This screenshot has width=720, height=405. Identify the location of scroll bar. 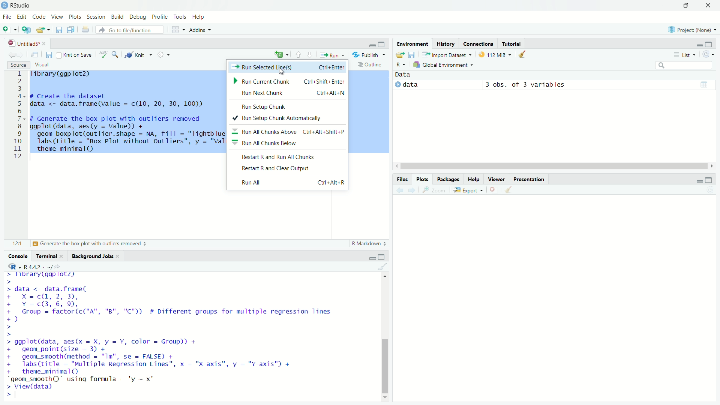
(385, 337).